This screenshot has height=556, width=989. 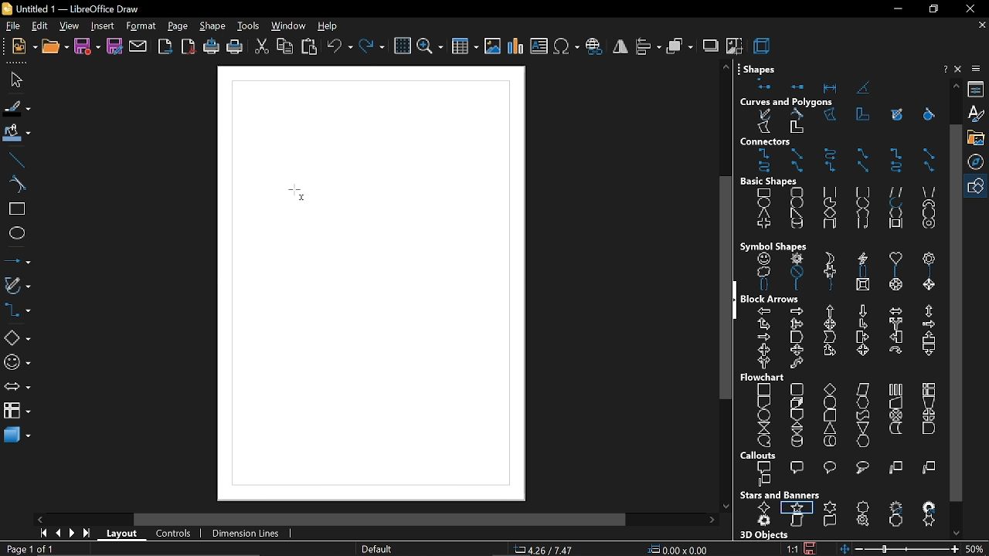 What do you see at coordinates (17, 312) in the screenshot?
I see `connectors` at bounding box center [17, 312].